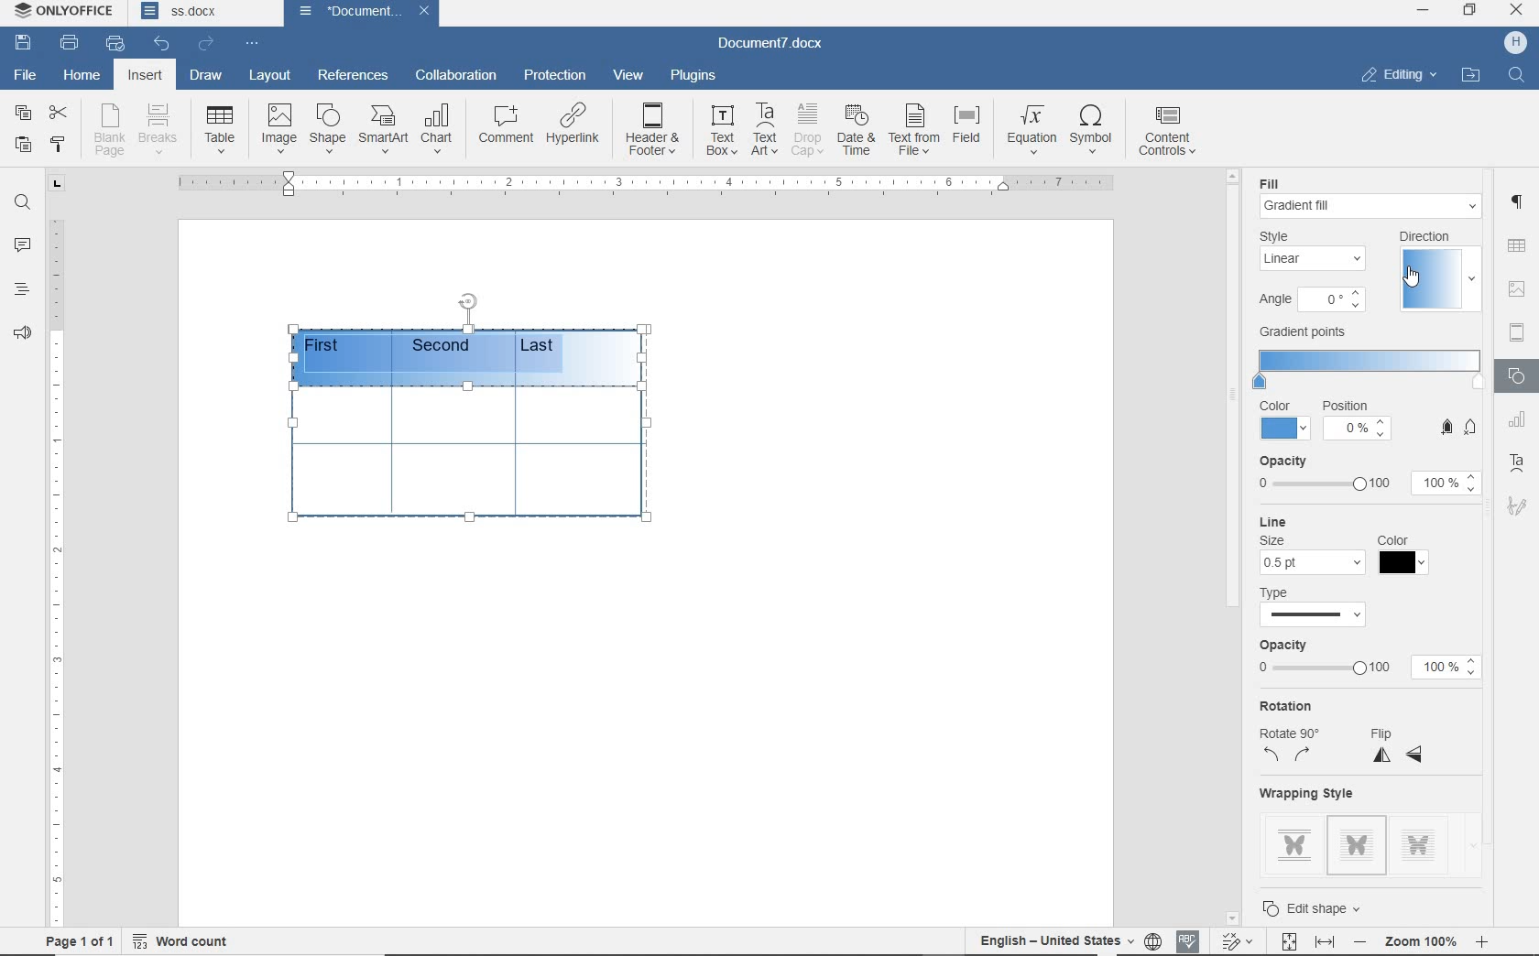 The width and height of the screenshot is (1539, 956). What do you see at coordinates (1446, 478) in the screenshot?
I see `100%` at bounding box center [1446, 478].